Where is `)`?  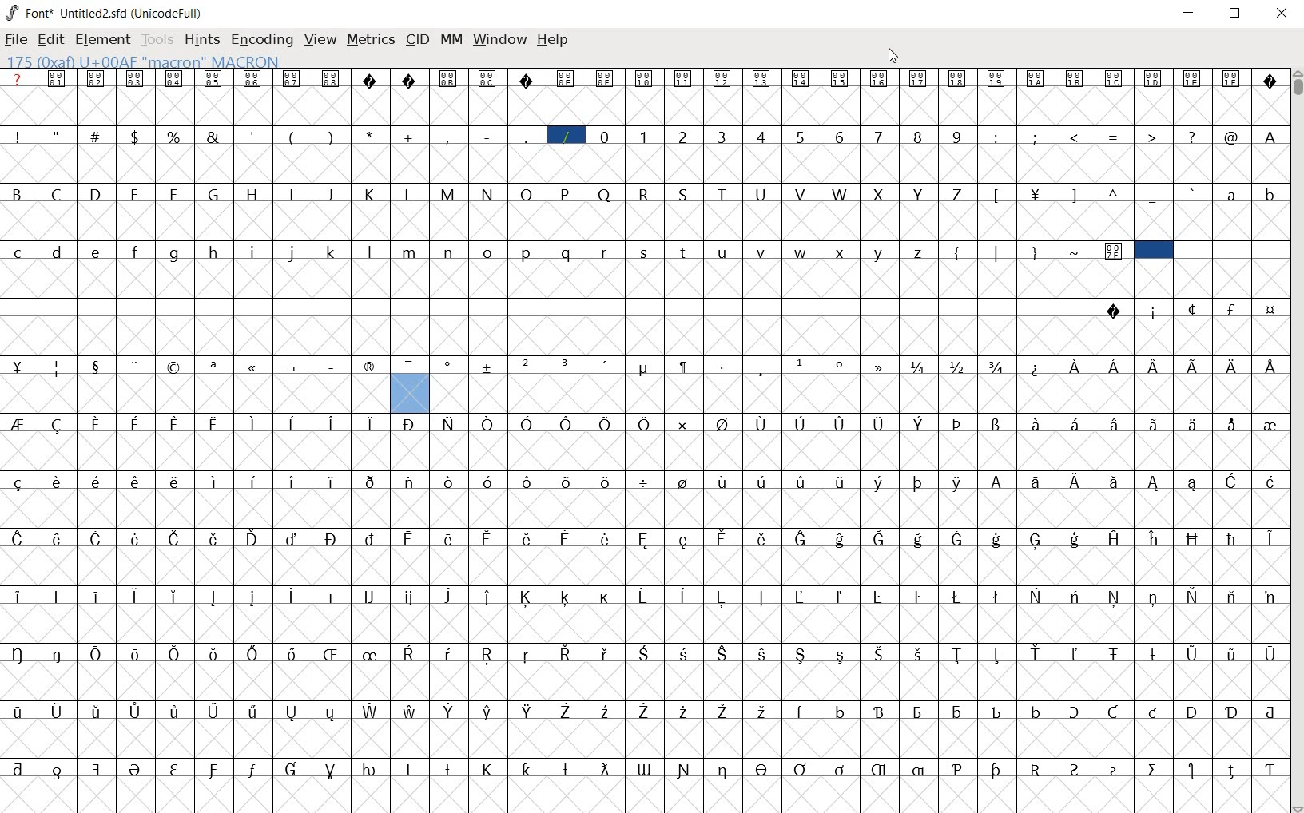 ) is located at coordinates (333, 137).